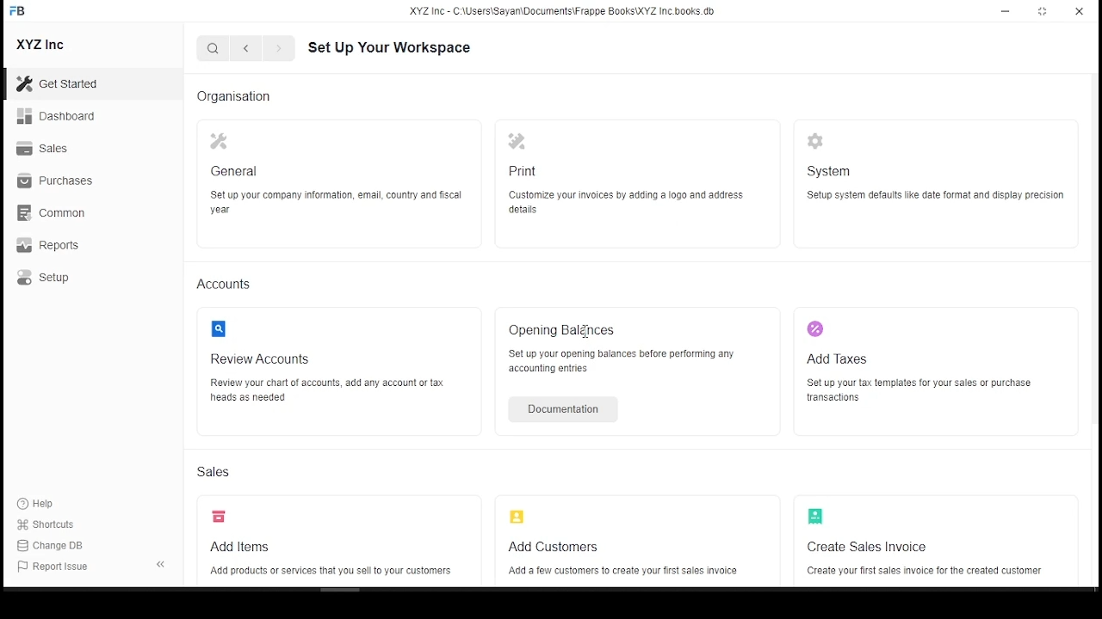  I want to click on logo, so click(520, 516).